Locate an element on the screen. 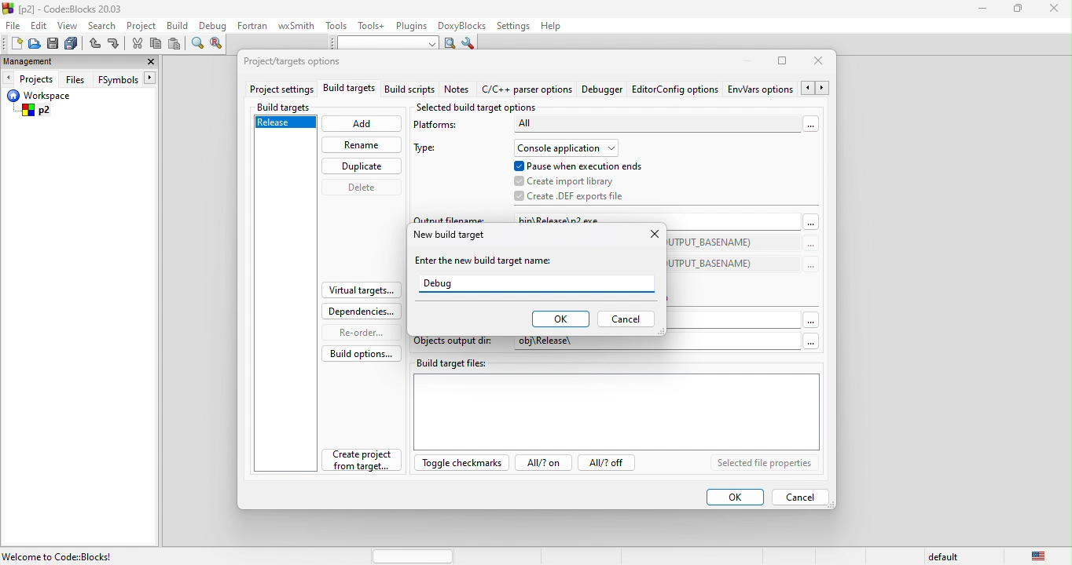  build targets is located at coordinates (296, 105).